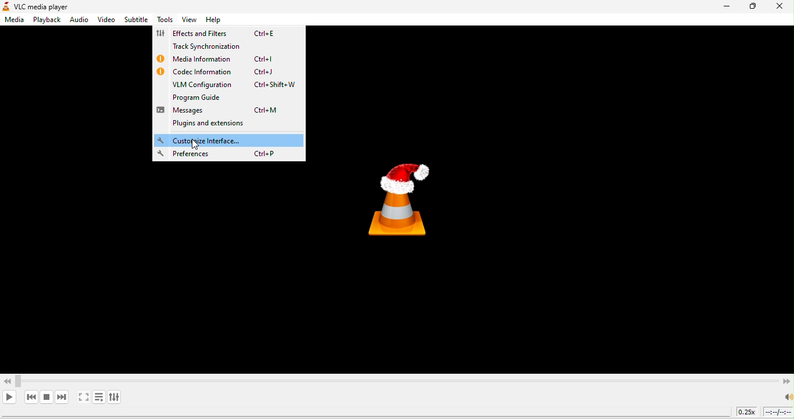 Image resolution: width=794 pixels, height=419 pixels. Describe the element at coordinates (84, 398) in the screenshot. I see `video in full screen` at that location.